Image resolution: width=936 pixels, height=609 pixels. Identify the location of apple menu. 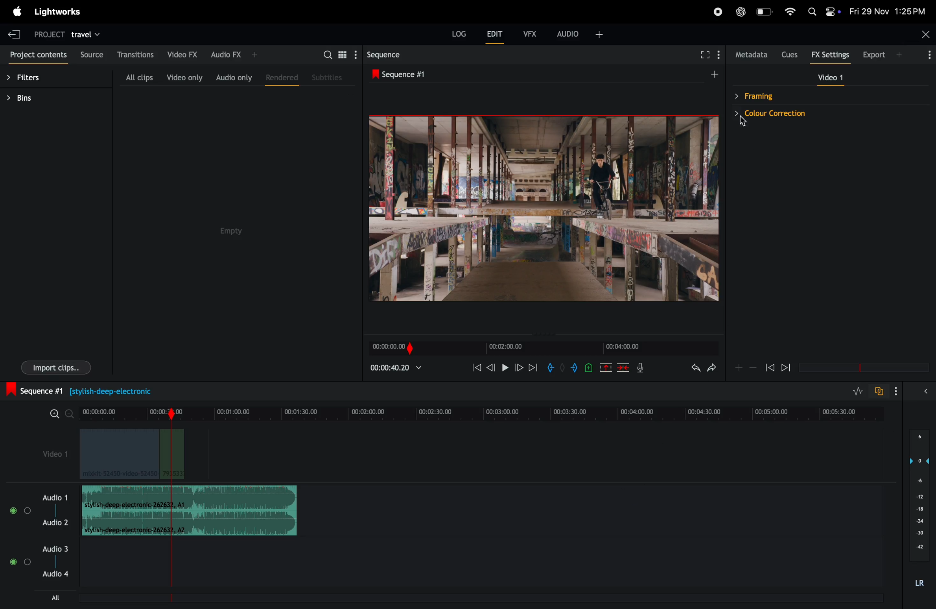
(17, 13).